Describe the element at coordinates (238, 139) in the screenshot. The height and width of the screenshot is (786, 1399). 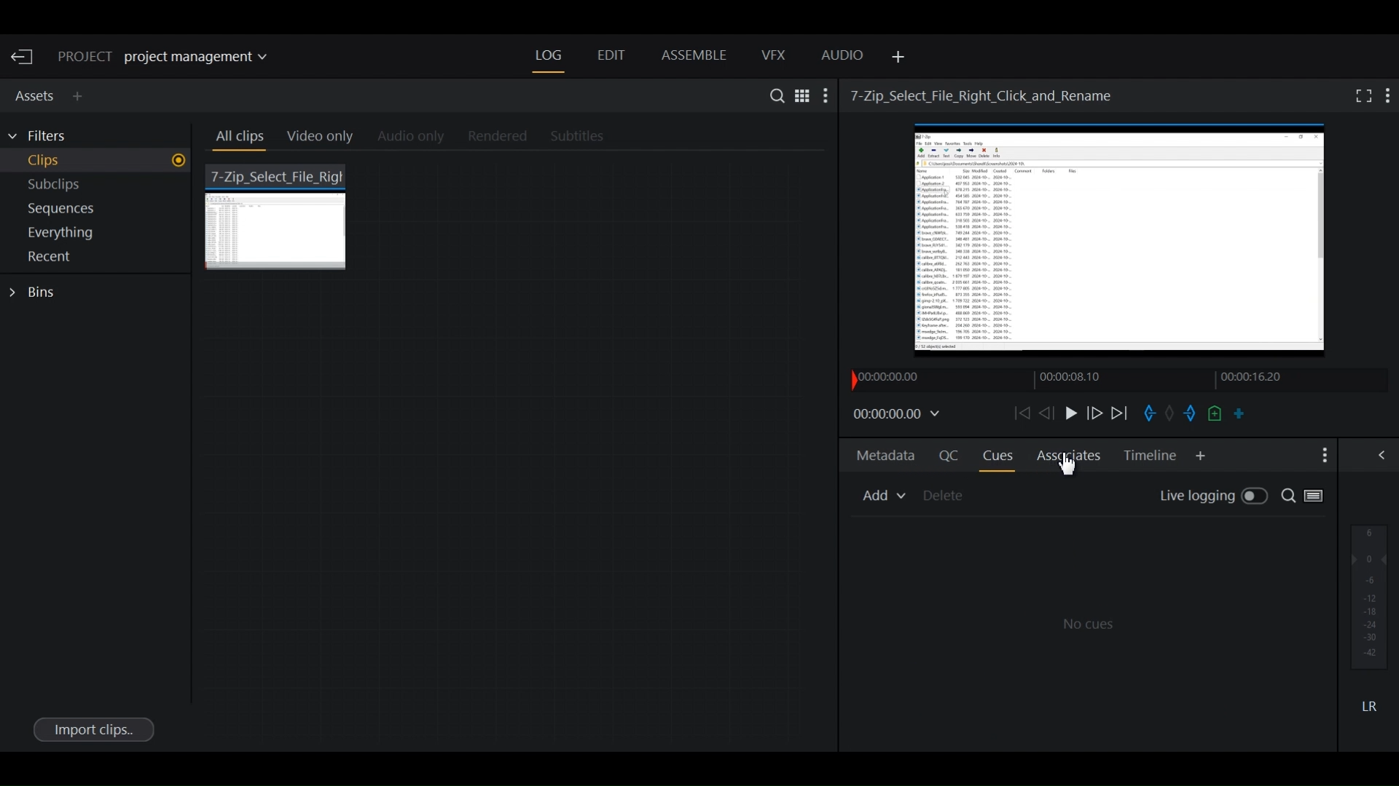
I see `All clips` at that location.